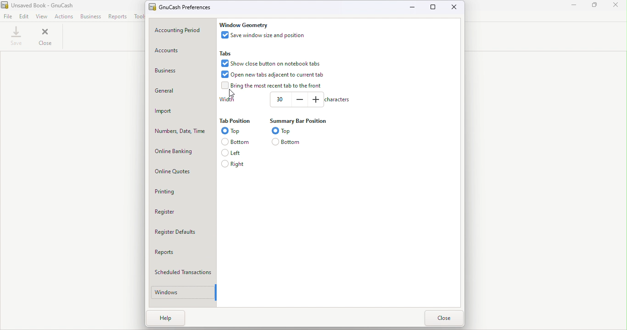 This screenshot has height=330, width=627. Describe the element at coordinates (273, 86) in the screenshot. I see `Bring the most recent tab to the front` at that location.